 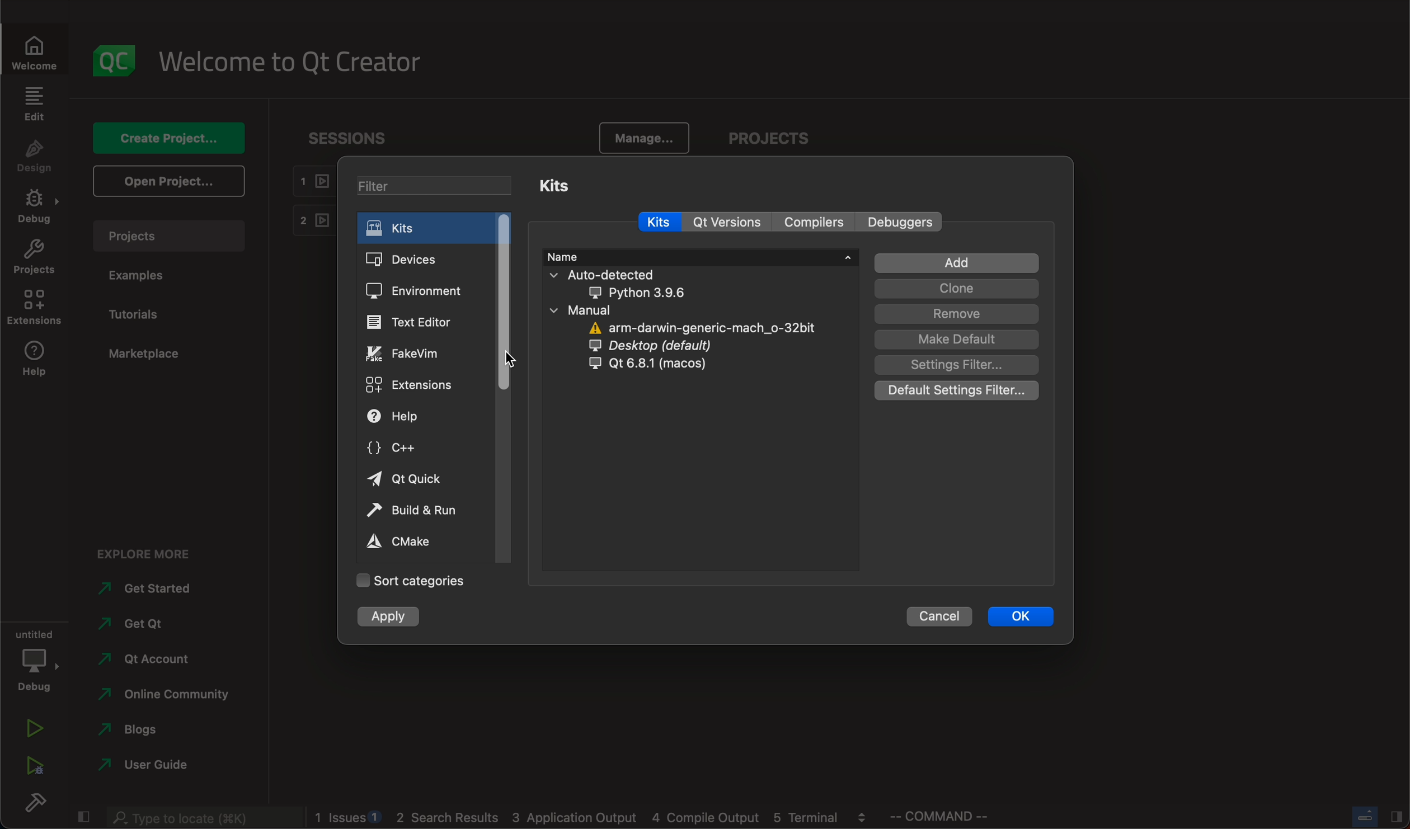 What do you see at coordinates (165, 140) in the screenshot?
I see `create` at bounding box center [165, 140].